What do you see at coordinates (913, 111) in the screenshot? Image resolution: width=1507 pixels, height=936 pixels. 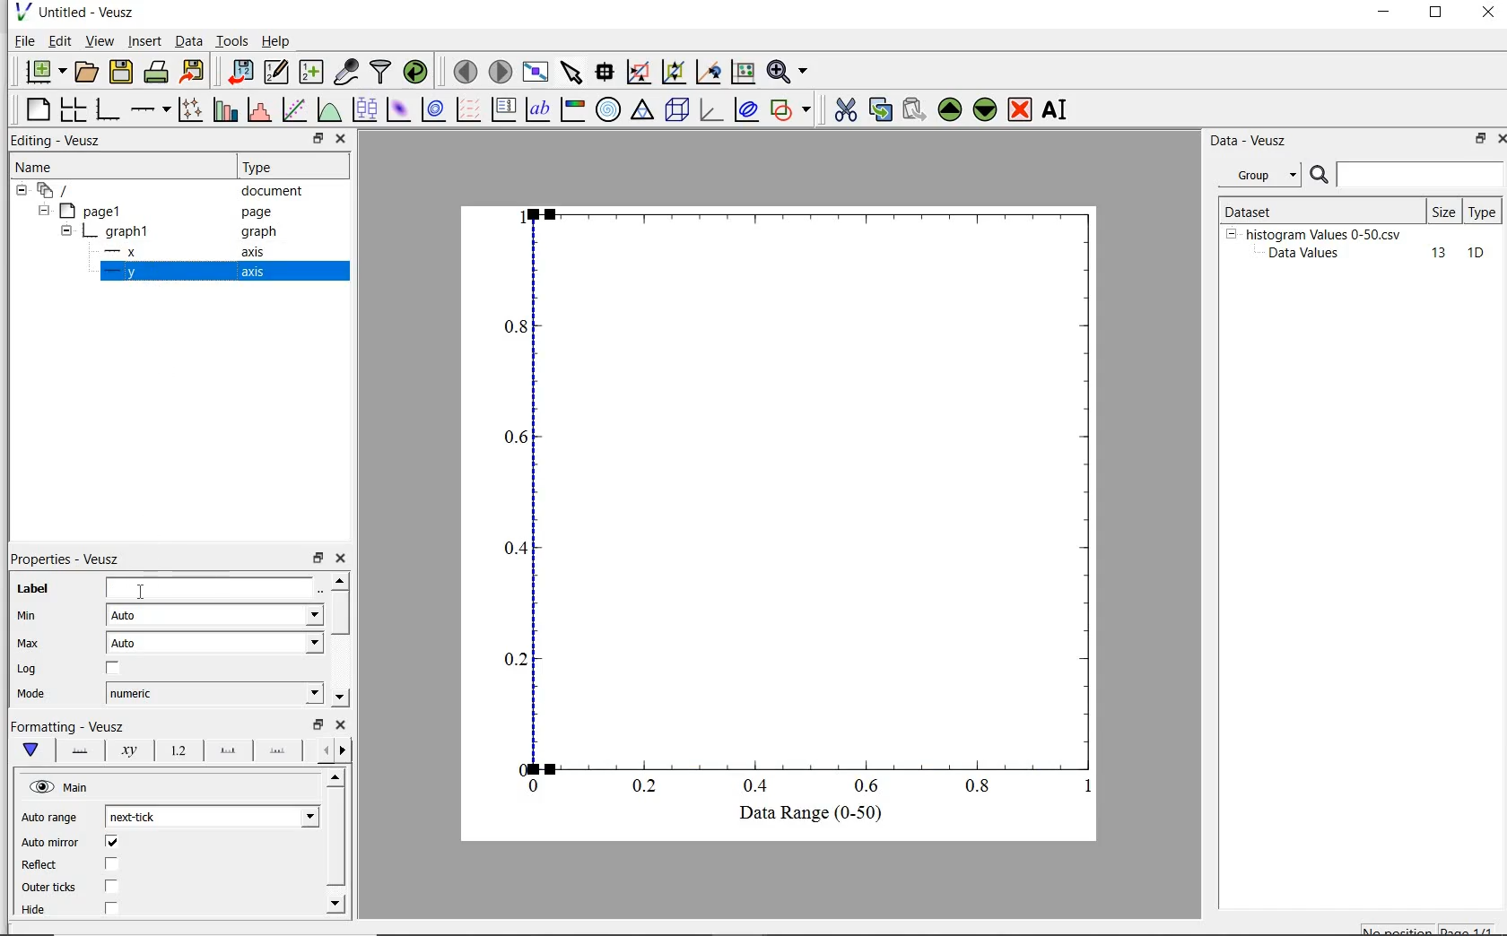 I see `paste the selected widget` at bounding box center [913, 111].